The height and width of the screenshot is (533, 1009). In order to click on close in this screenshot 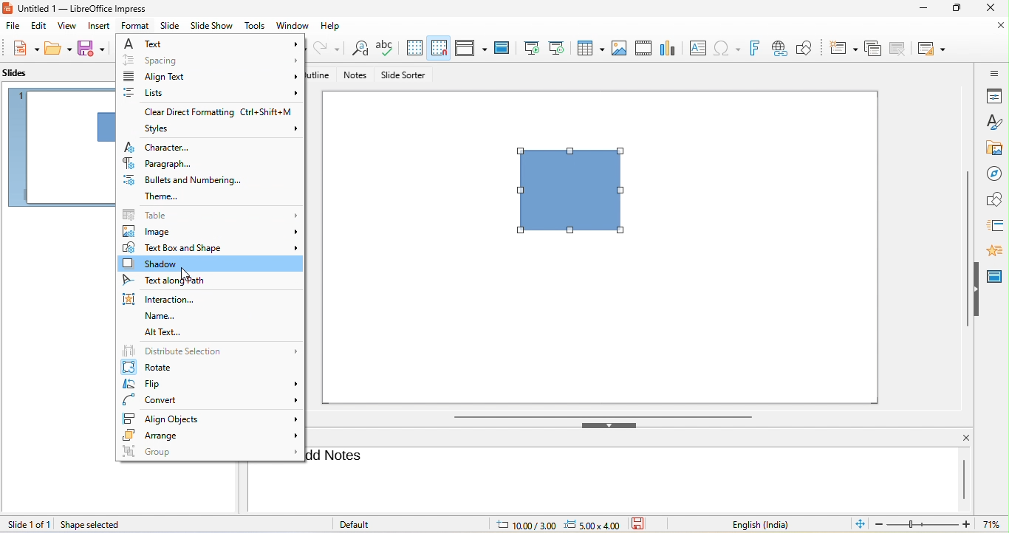, I will do `click(993, 29)`.